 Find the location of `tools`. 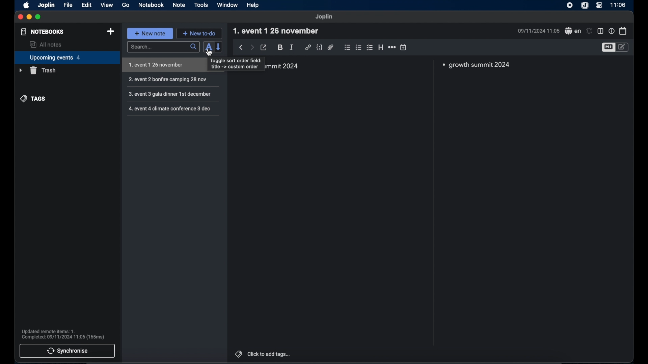

tools is located at coordinates (201, 5).